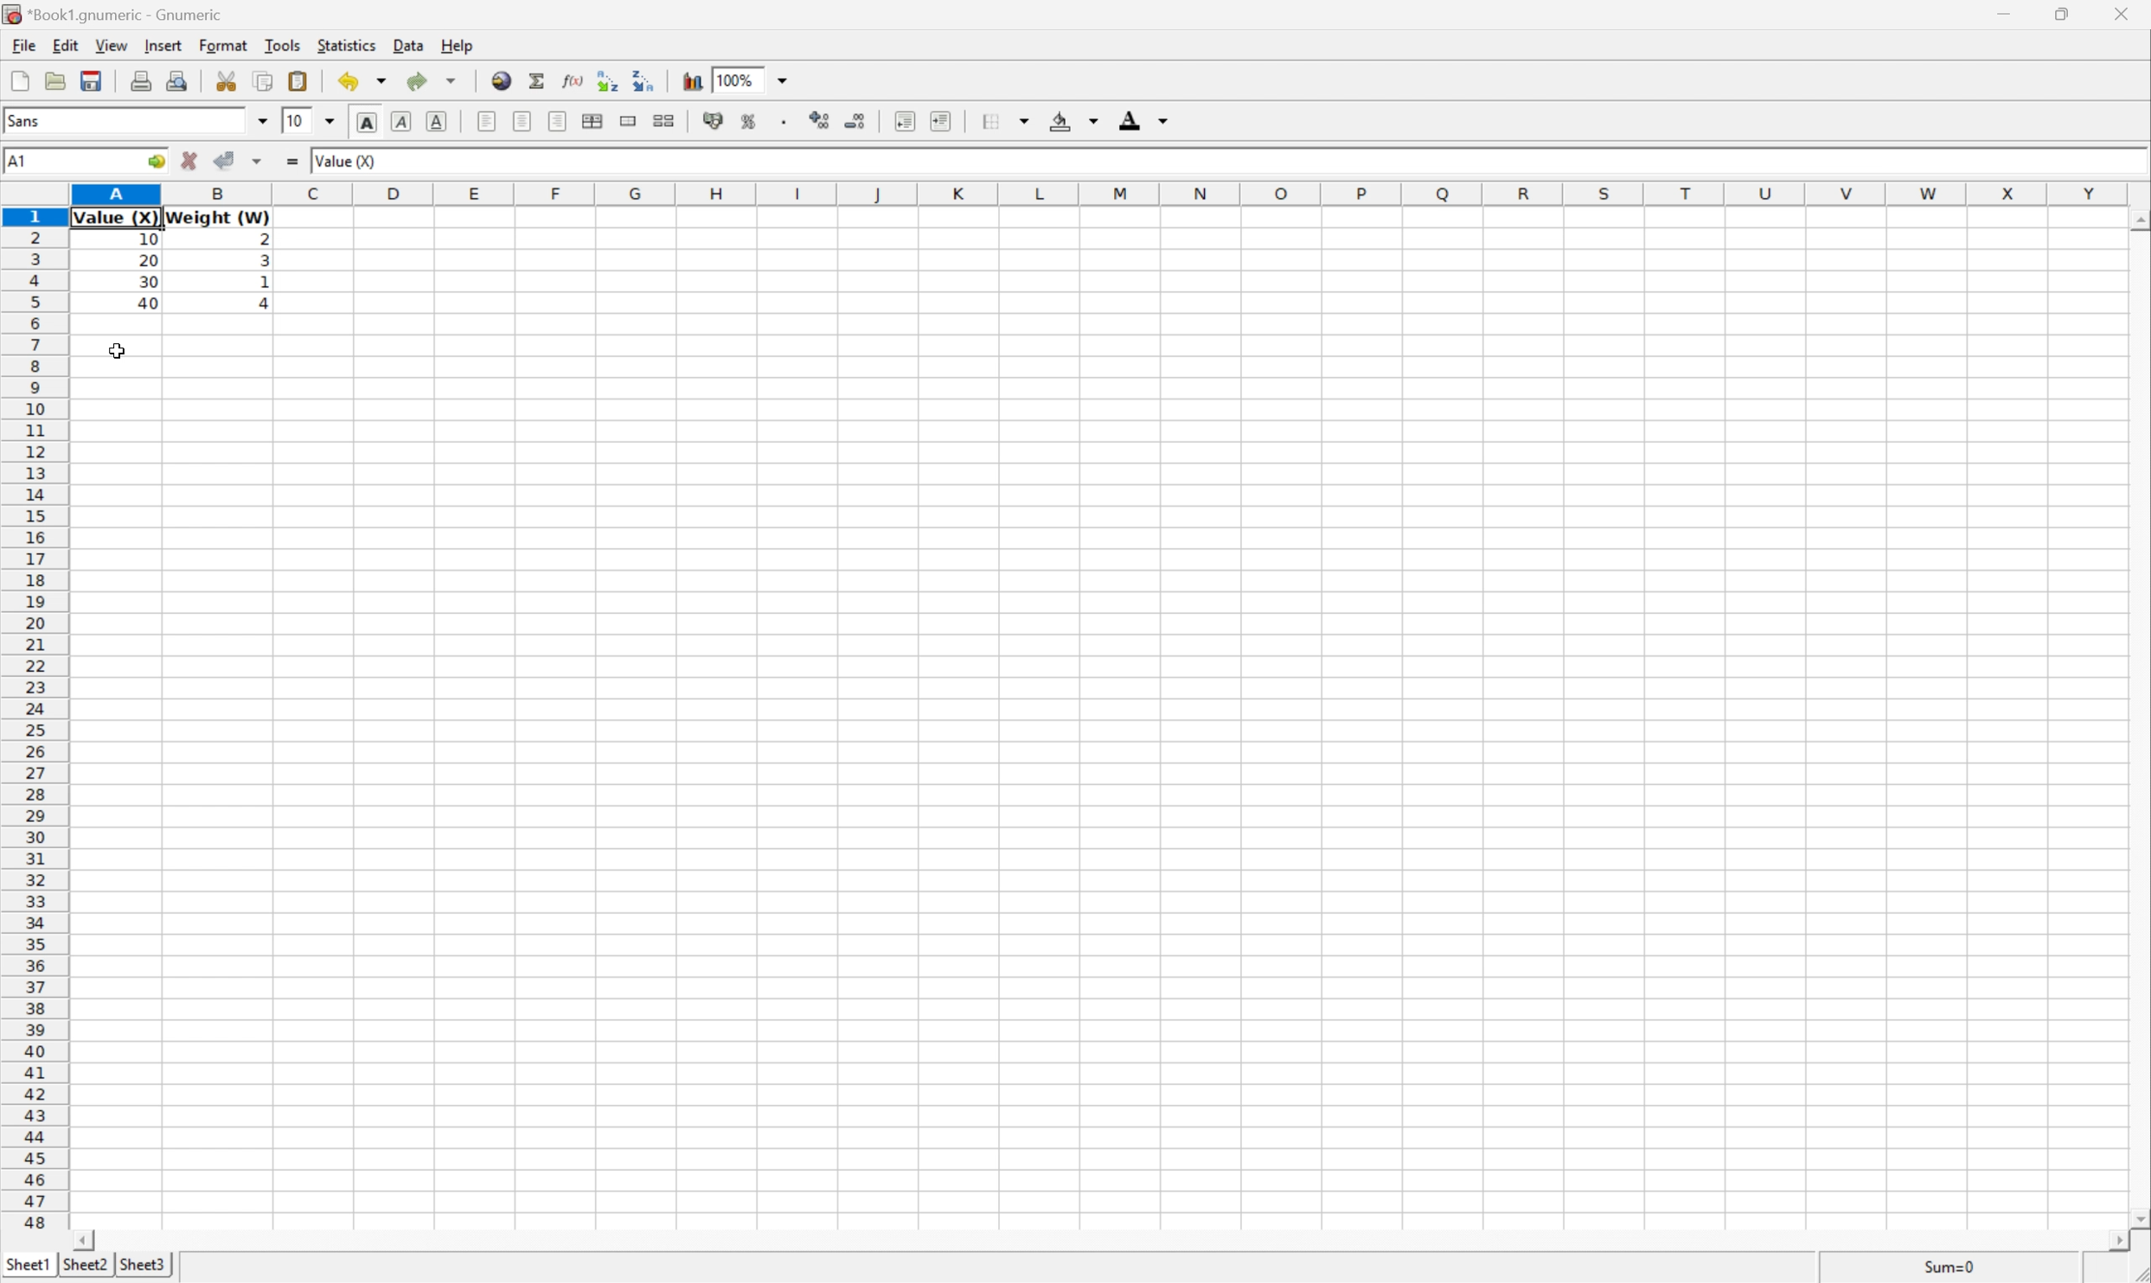 This screenshot has width=2151, height=1283. What do you see at coordinates (22, 46) in the screenshot?
I see `File` at bounding box center [22, 46].